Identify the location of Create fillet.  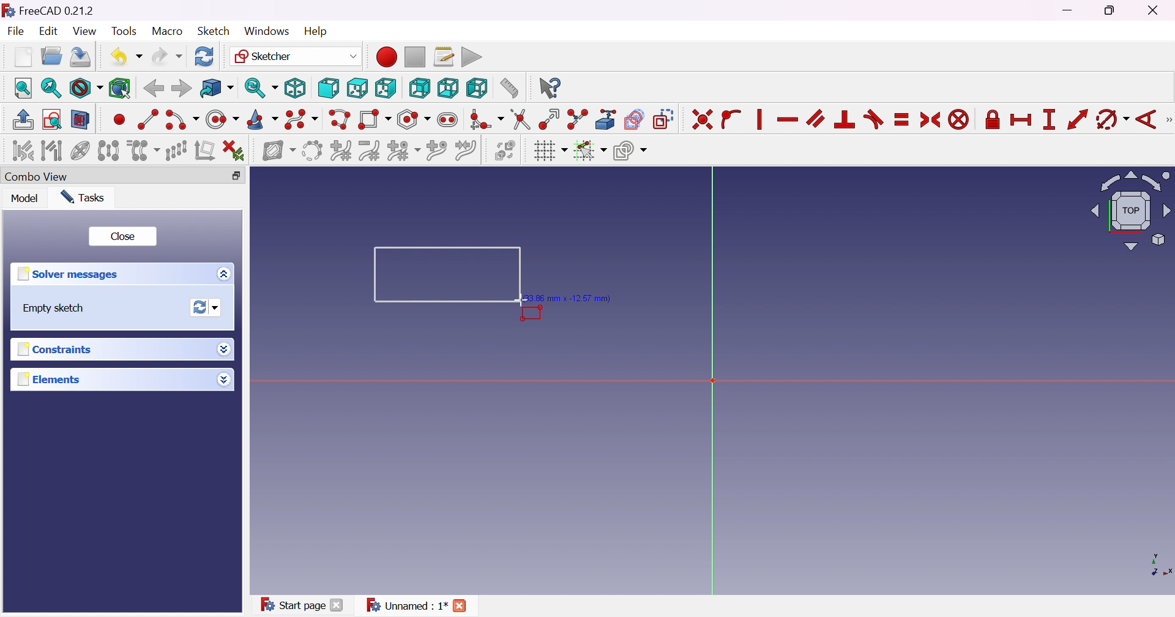
(487, 121).